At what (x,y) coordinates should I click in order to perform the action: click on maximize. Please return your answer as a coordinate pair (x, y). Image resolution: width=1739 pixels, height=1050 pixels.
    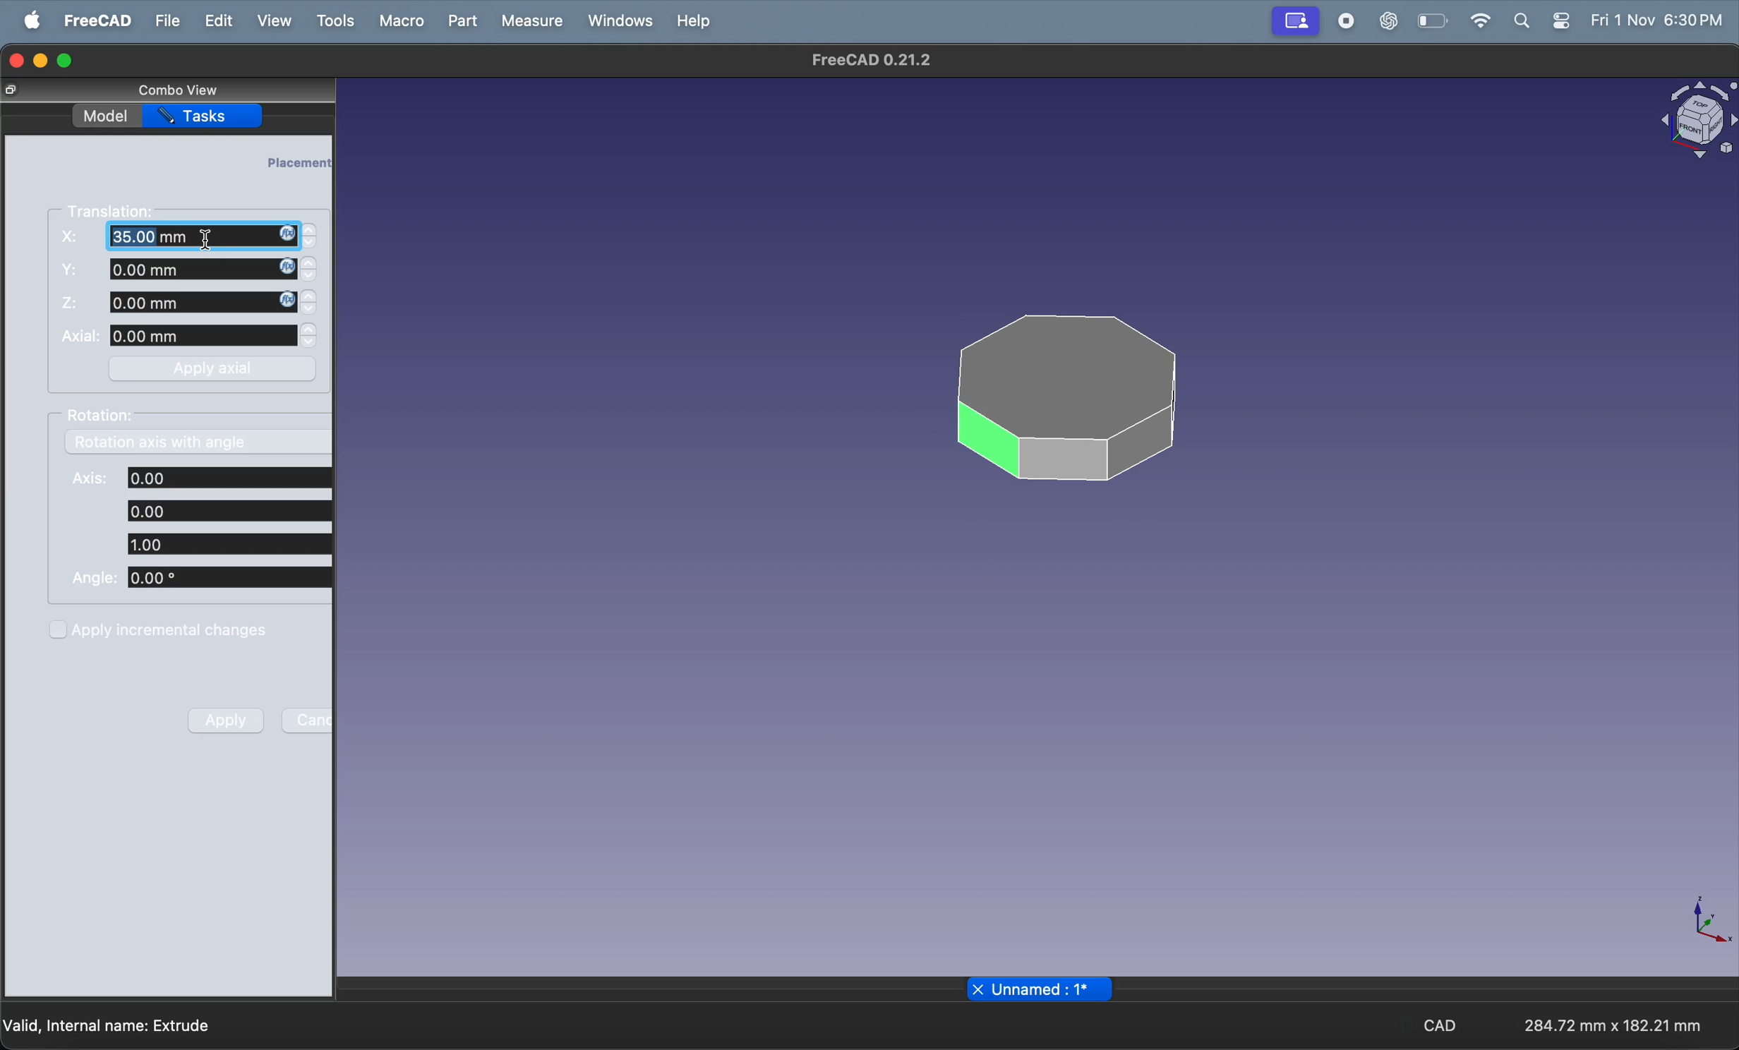
    Looking at the image, I should click on (71, 59).